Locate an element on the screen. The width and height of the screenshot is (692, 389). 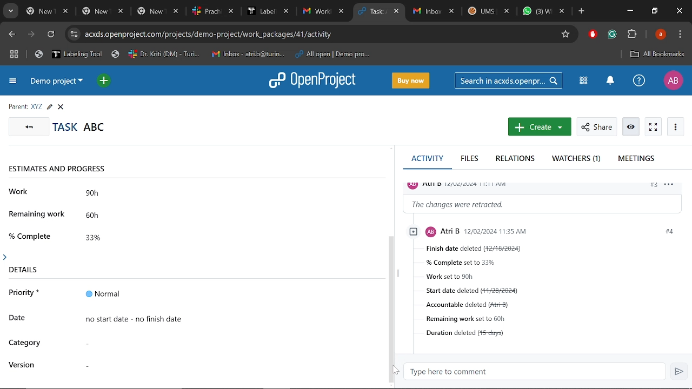
Activity is located at coordinates (427, 161).